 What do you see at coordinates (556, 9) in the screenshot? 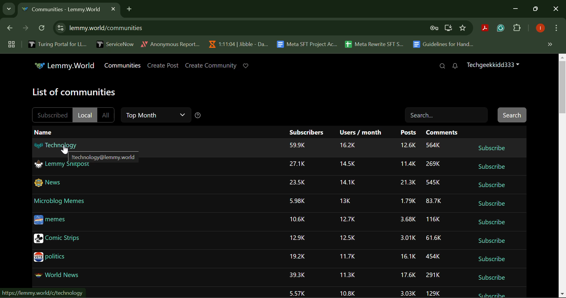
I see `Close Window` at bounding box center [556, 9].